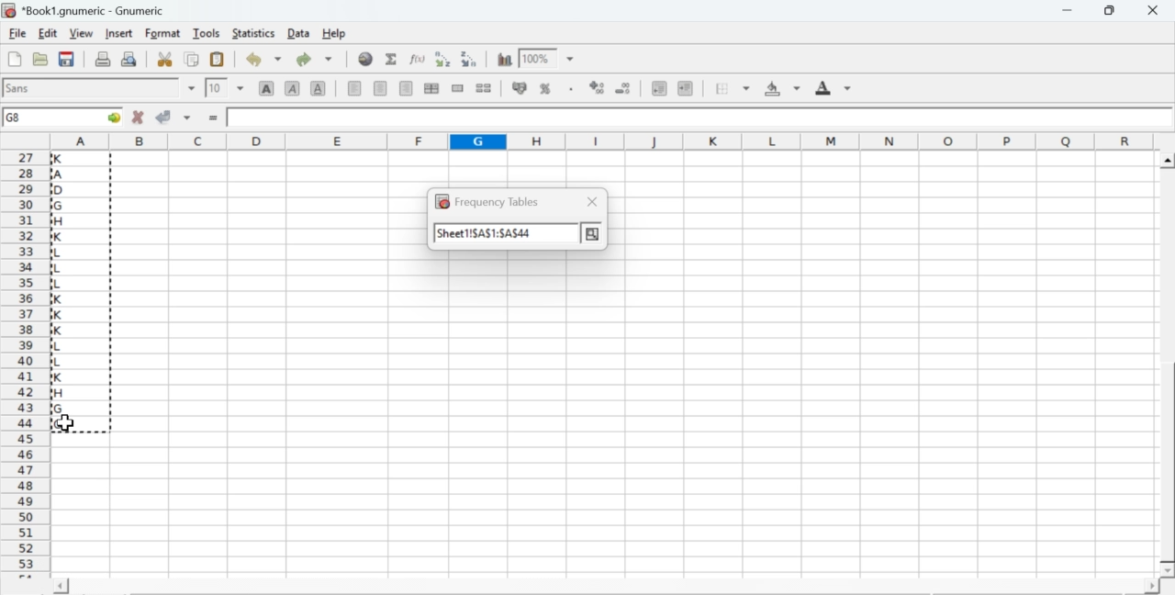 The height and width of the screenshot is (595, 1175). Describe the element at coordinates (67, 293) in the screenshot. I see `alphabets` at that location.